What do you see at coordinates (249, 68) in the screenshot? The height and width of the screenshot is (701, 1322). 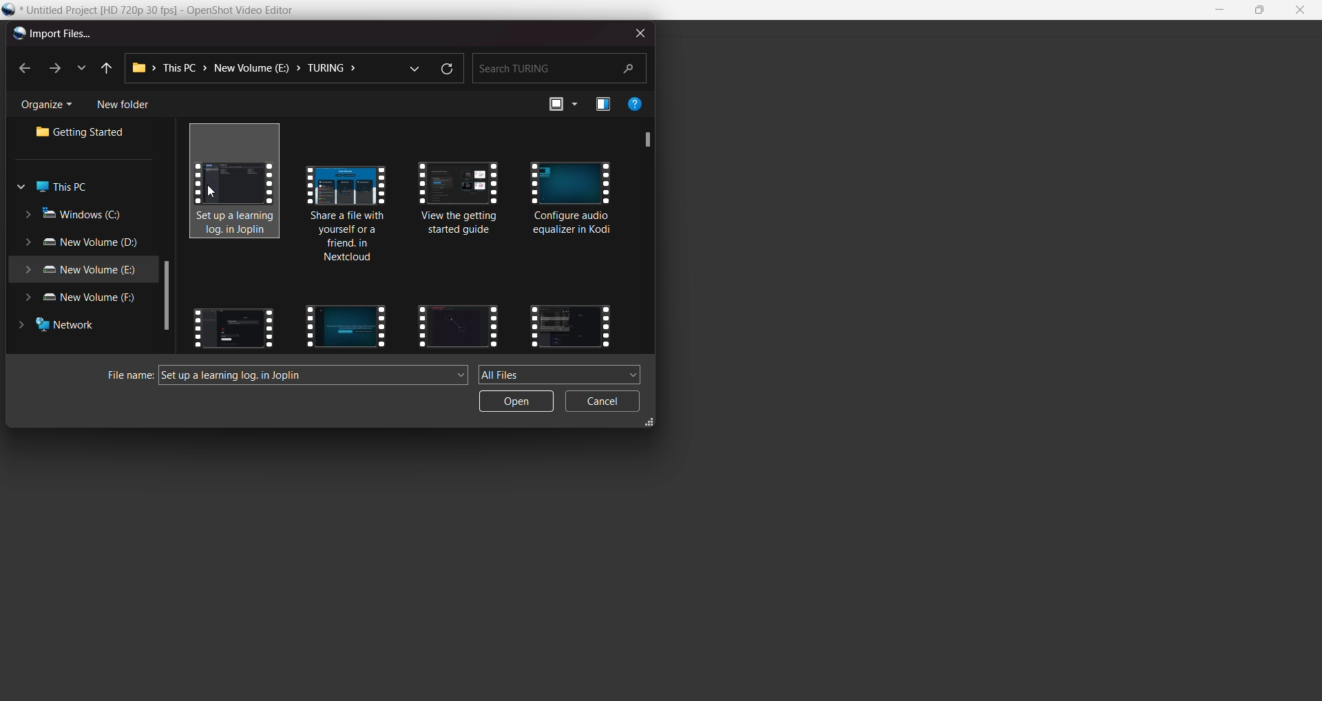 I see `path` at bounding box center [249, 68].